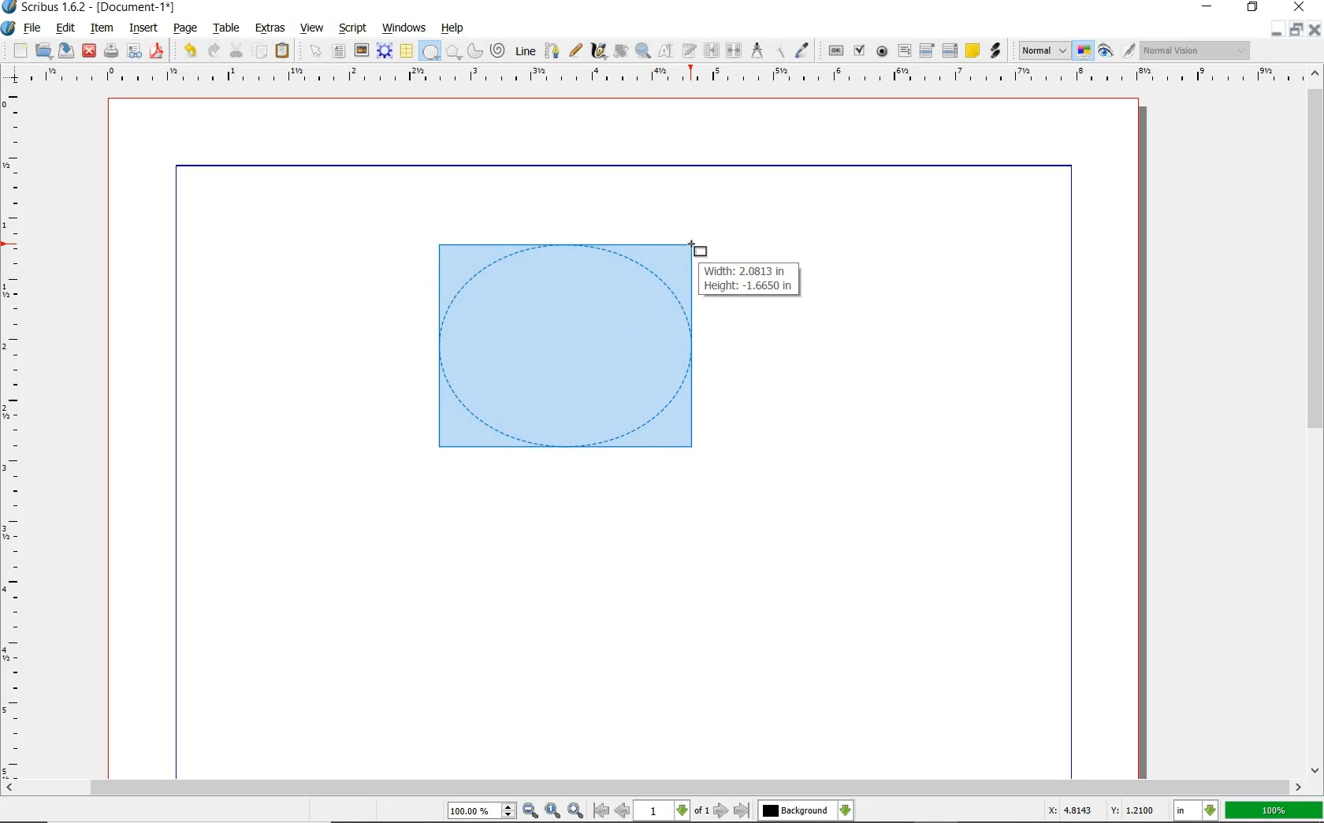 This screenshot has width=1324, height=823. I want to click on TEXT ANNOATATION, so click(972, 50).